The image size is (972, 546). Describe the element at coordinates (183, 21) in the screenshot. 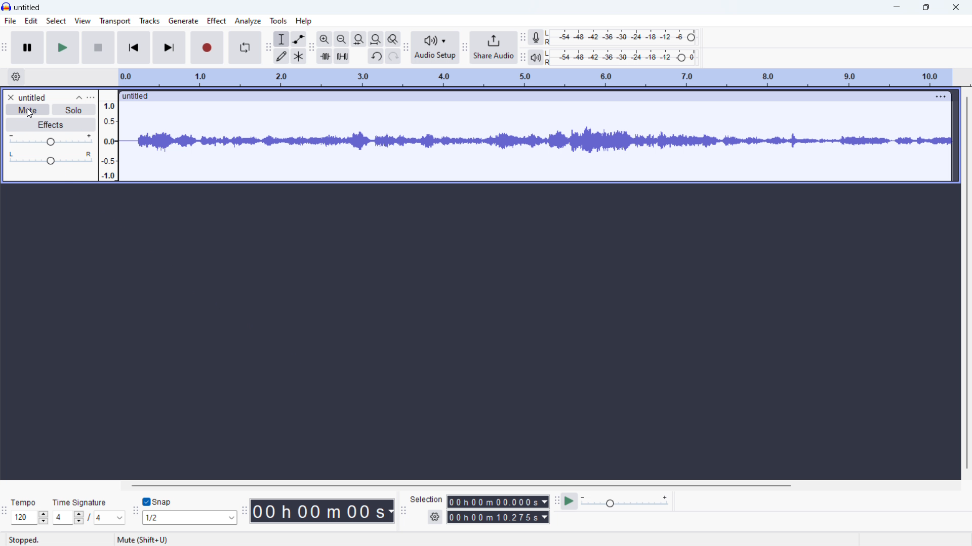

I see `generate` at that location.